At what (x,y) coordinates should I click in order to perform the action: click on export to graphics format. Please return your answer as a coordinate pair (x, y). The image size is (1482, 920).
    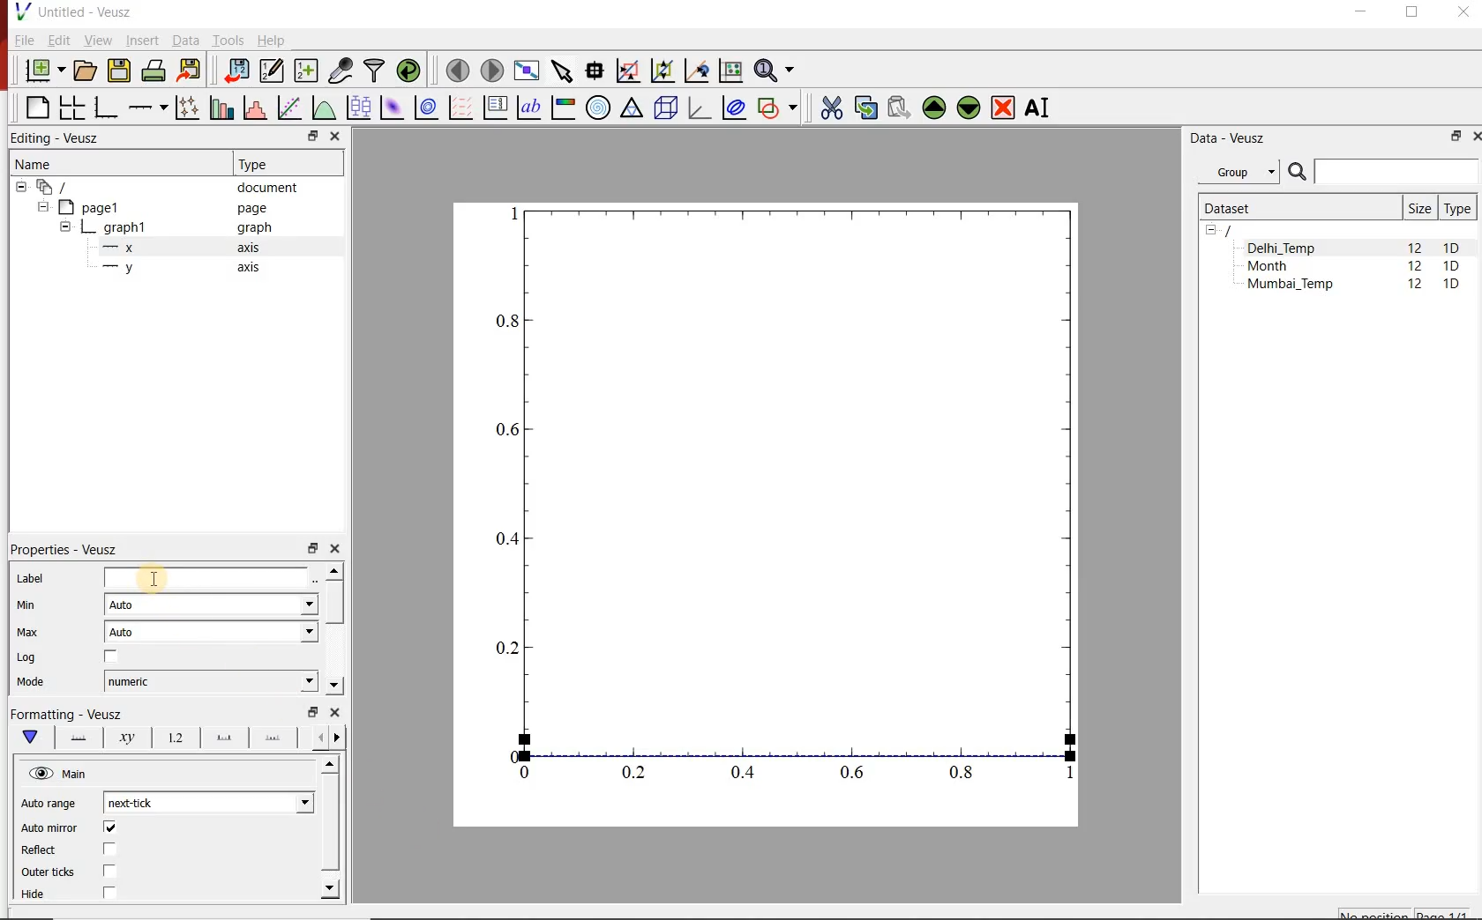
    Looking at the image, I should click on (191, 70).